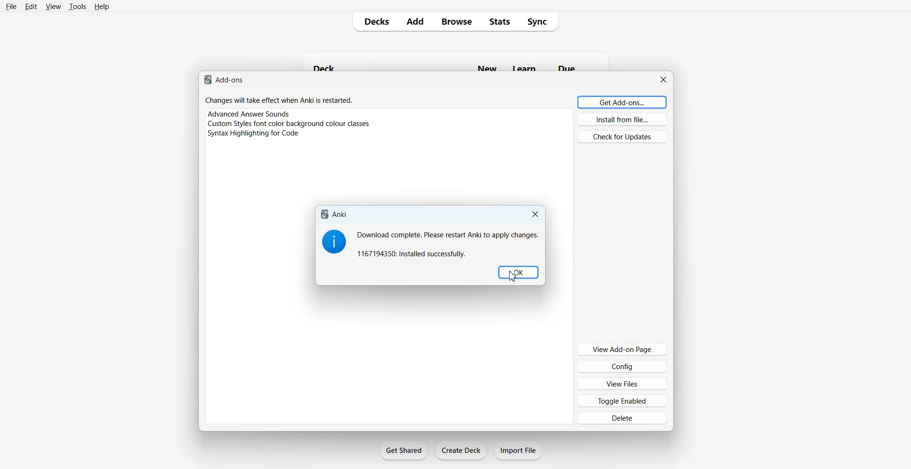  Describe the element at coordinates (282, 101) in the screenshot. I see `Changes will take effect when Anki is restarted.` at that location.